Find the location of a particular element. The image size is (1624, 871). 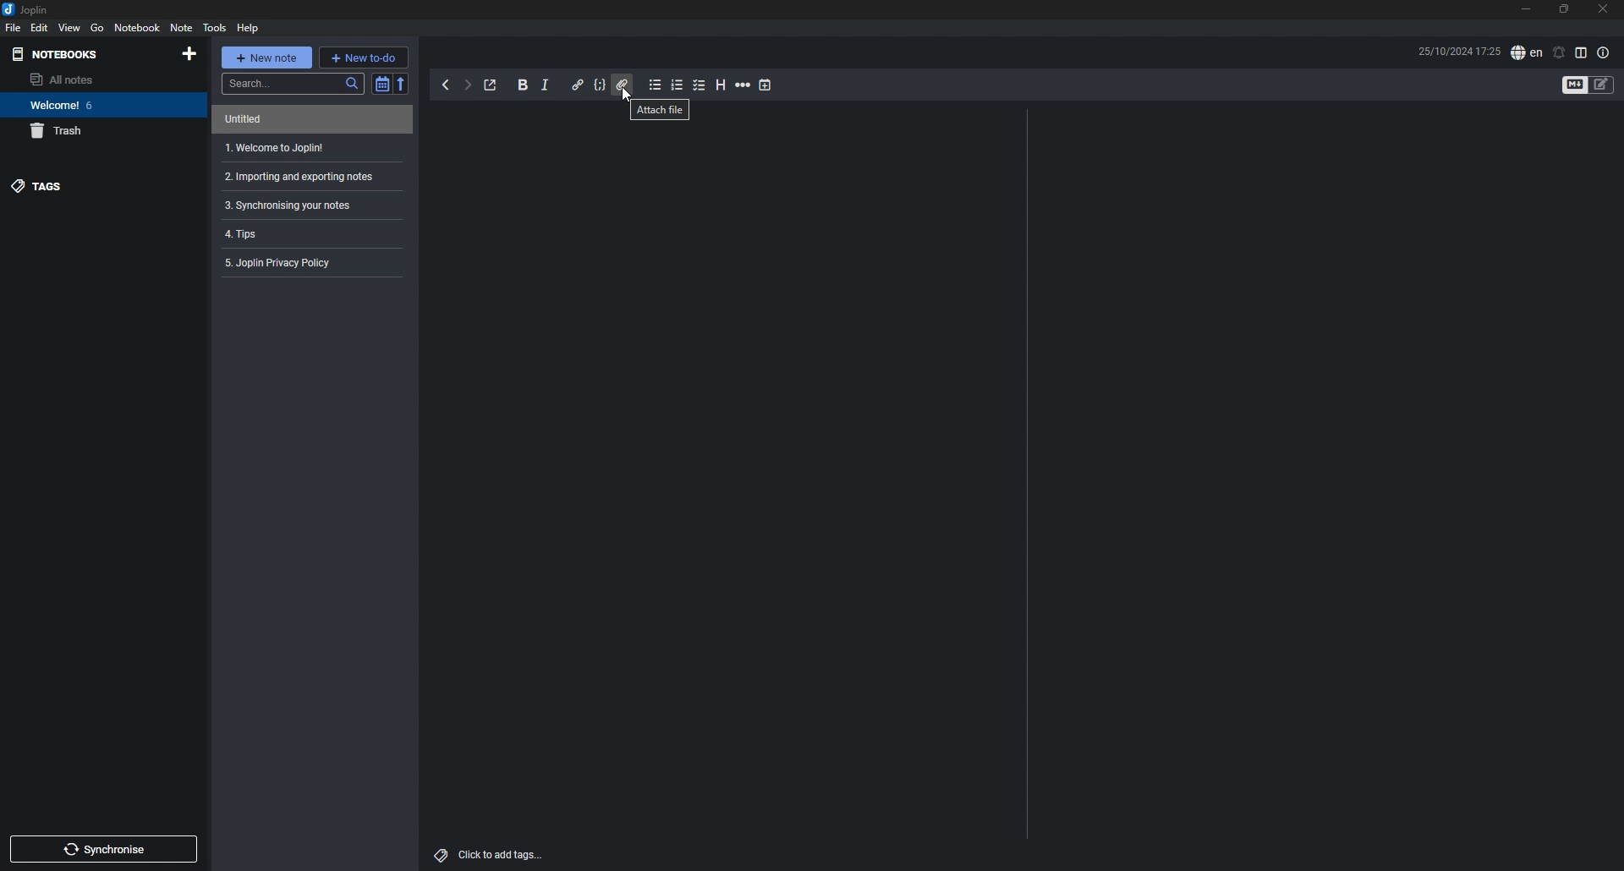

horizontal rule is located at coordinates (743, 85).